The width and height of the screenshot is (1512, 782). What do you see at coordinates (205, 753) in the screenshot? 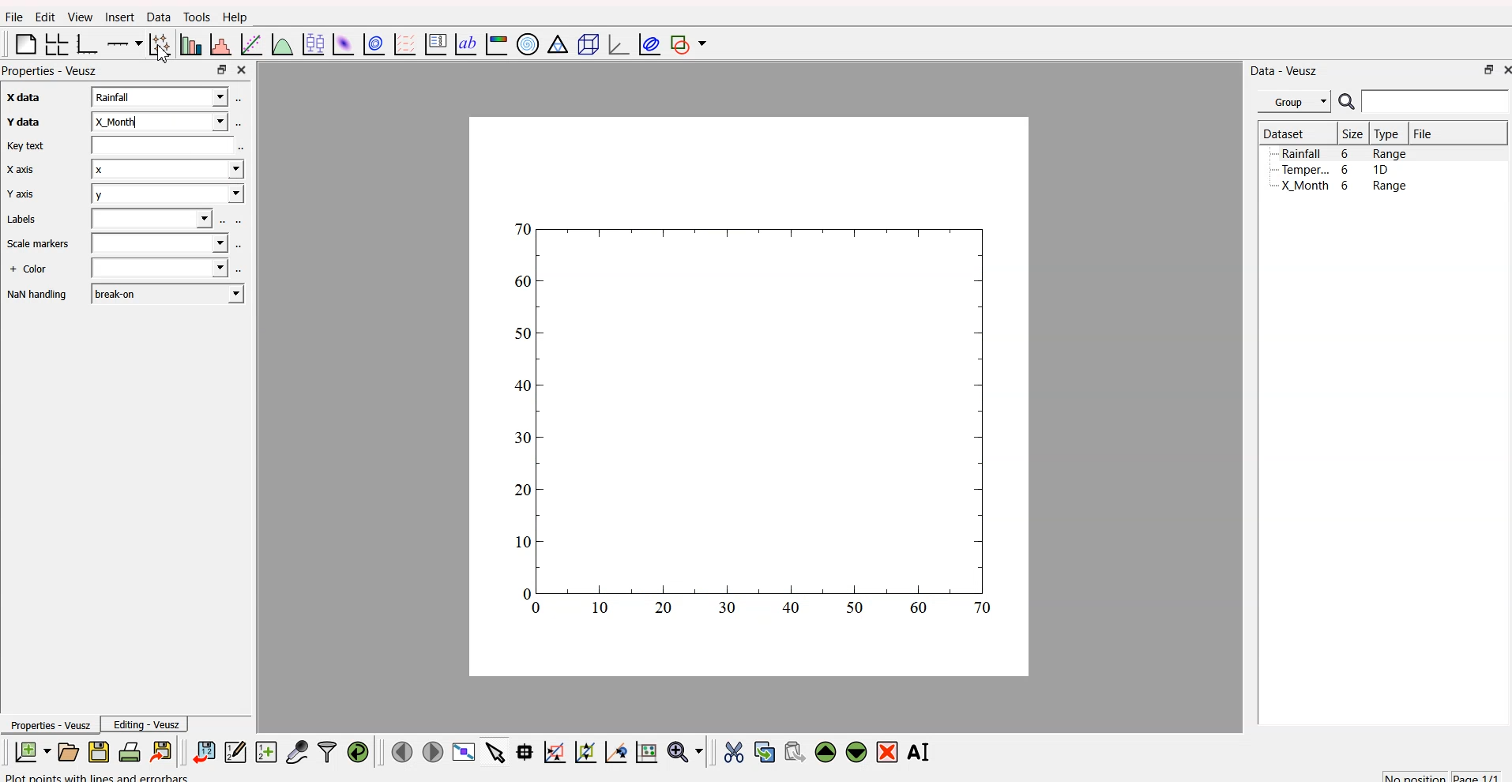
I see `import data` at bounding box center [205, 753].